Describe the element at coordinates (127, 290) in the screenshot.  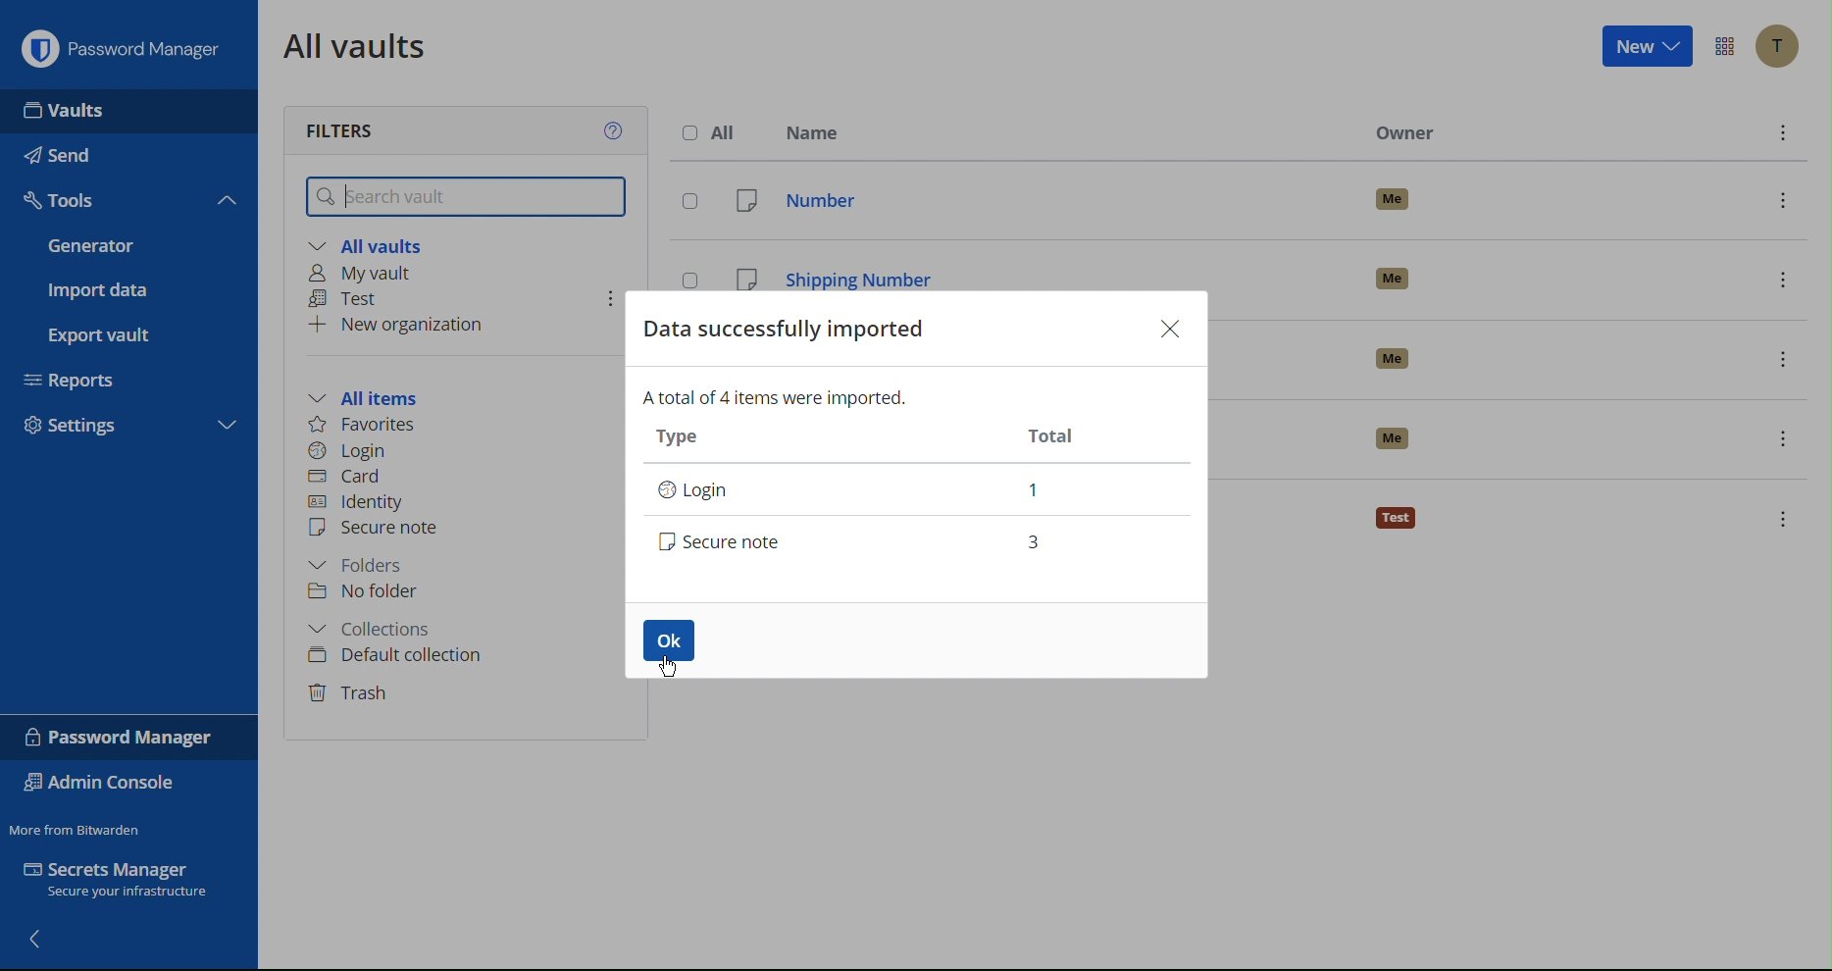
I see `Import data` at that location.